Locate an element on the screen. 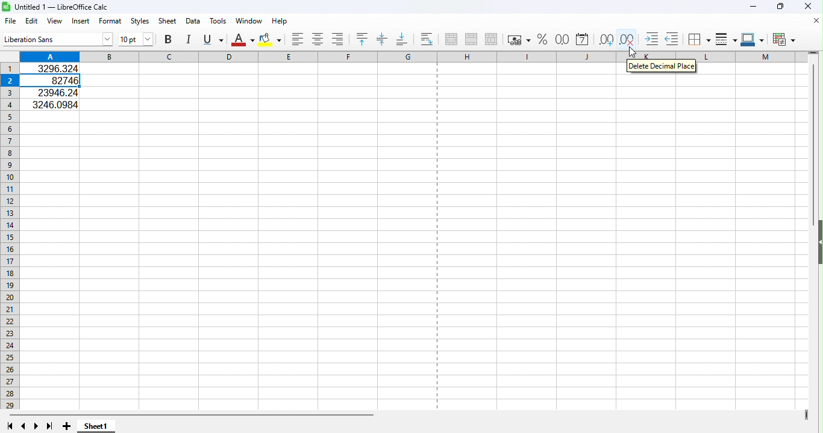 The width and height of the screenshot is (823, 433). Underline is located at coordinates (213, 40).